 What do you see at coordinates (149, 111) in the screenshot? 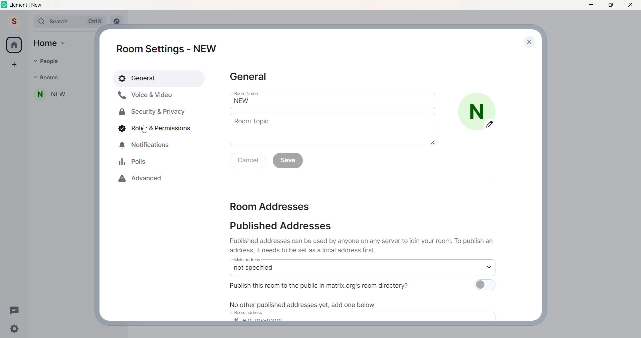
I see `security and privacy` at bounding box center [149, 111].